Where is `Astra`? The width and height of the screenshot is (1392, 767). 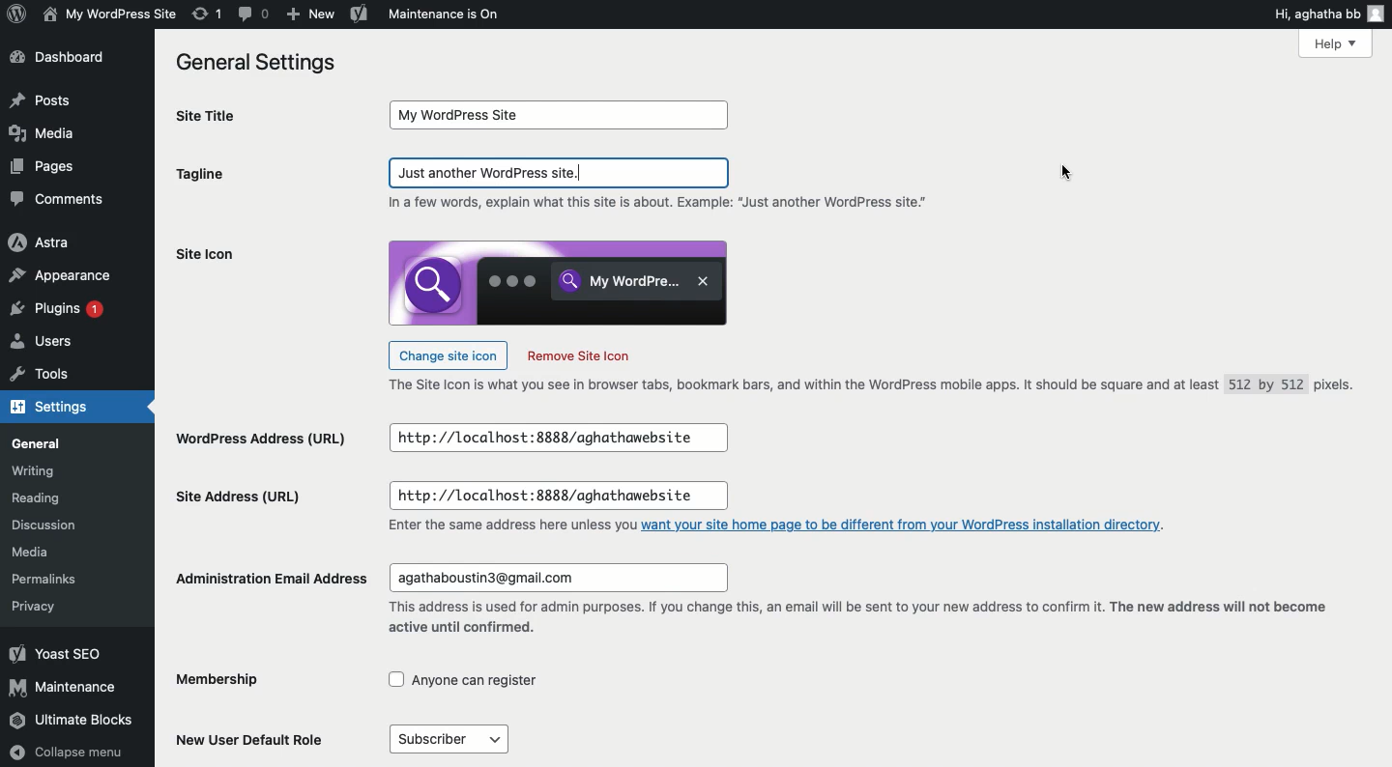
Astra is located at coordinates (41, 243).